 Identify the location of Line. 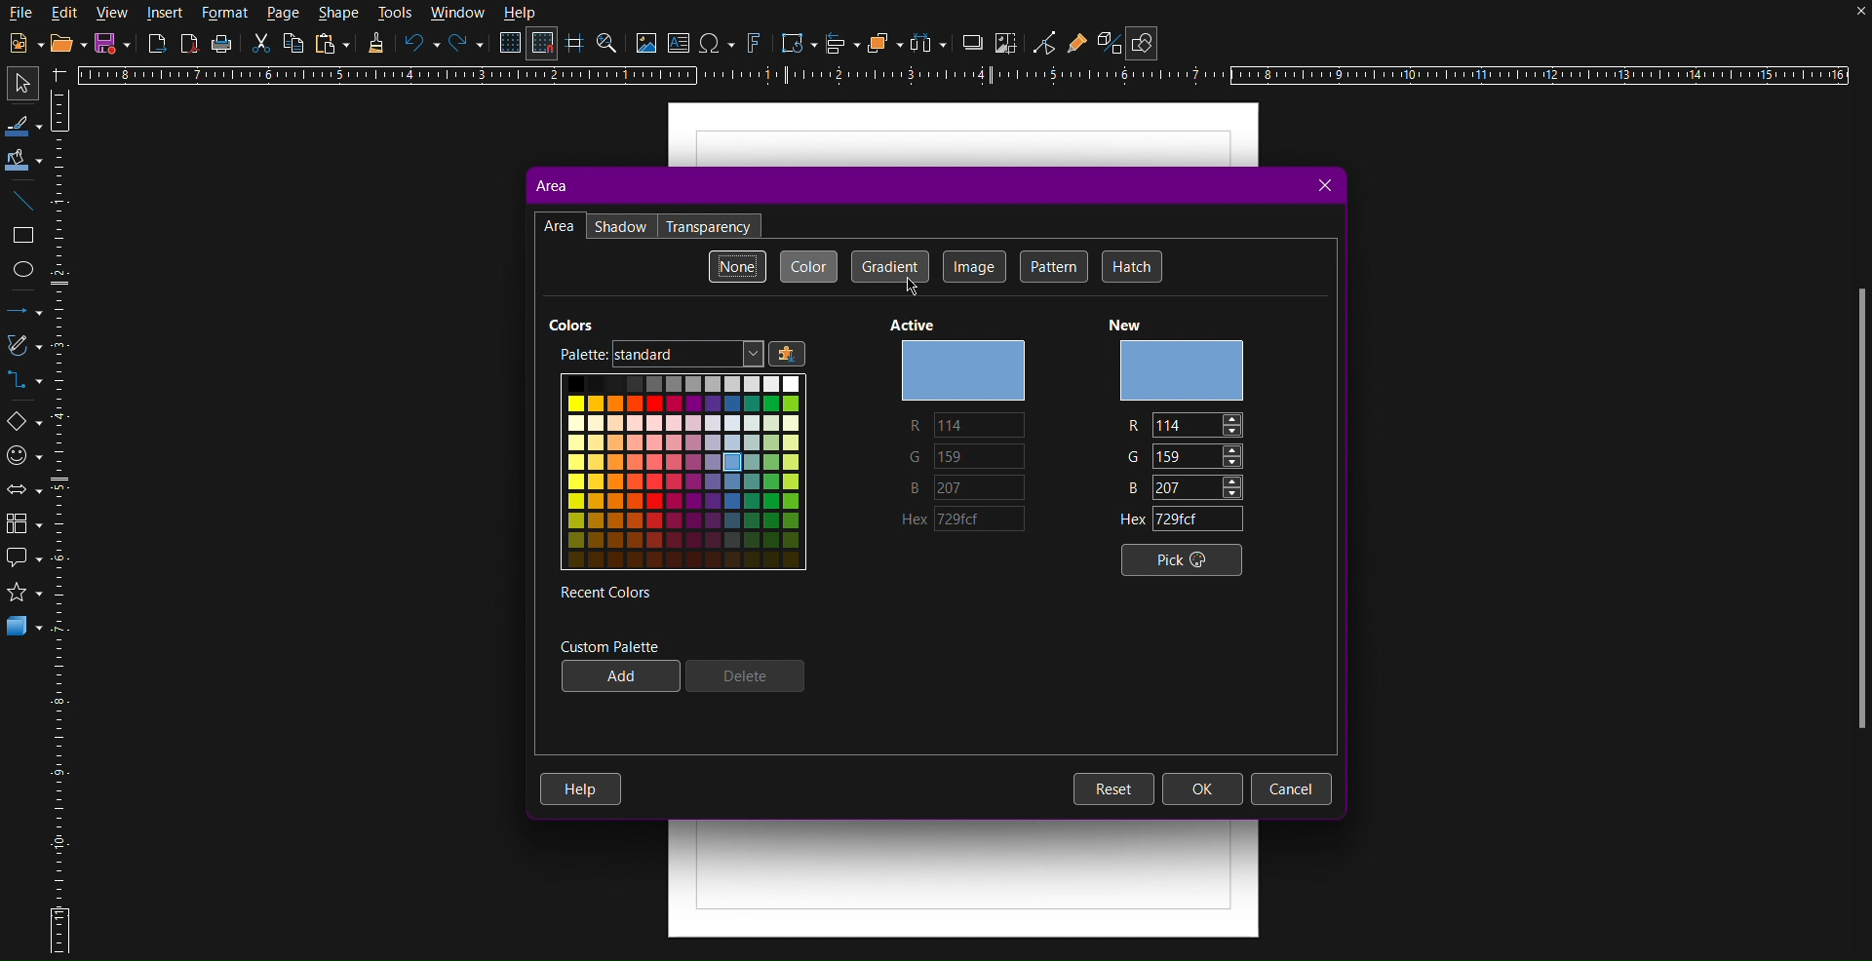
(23, 203).